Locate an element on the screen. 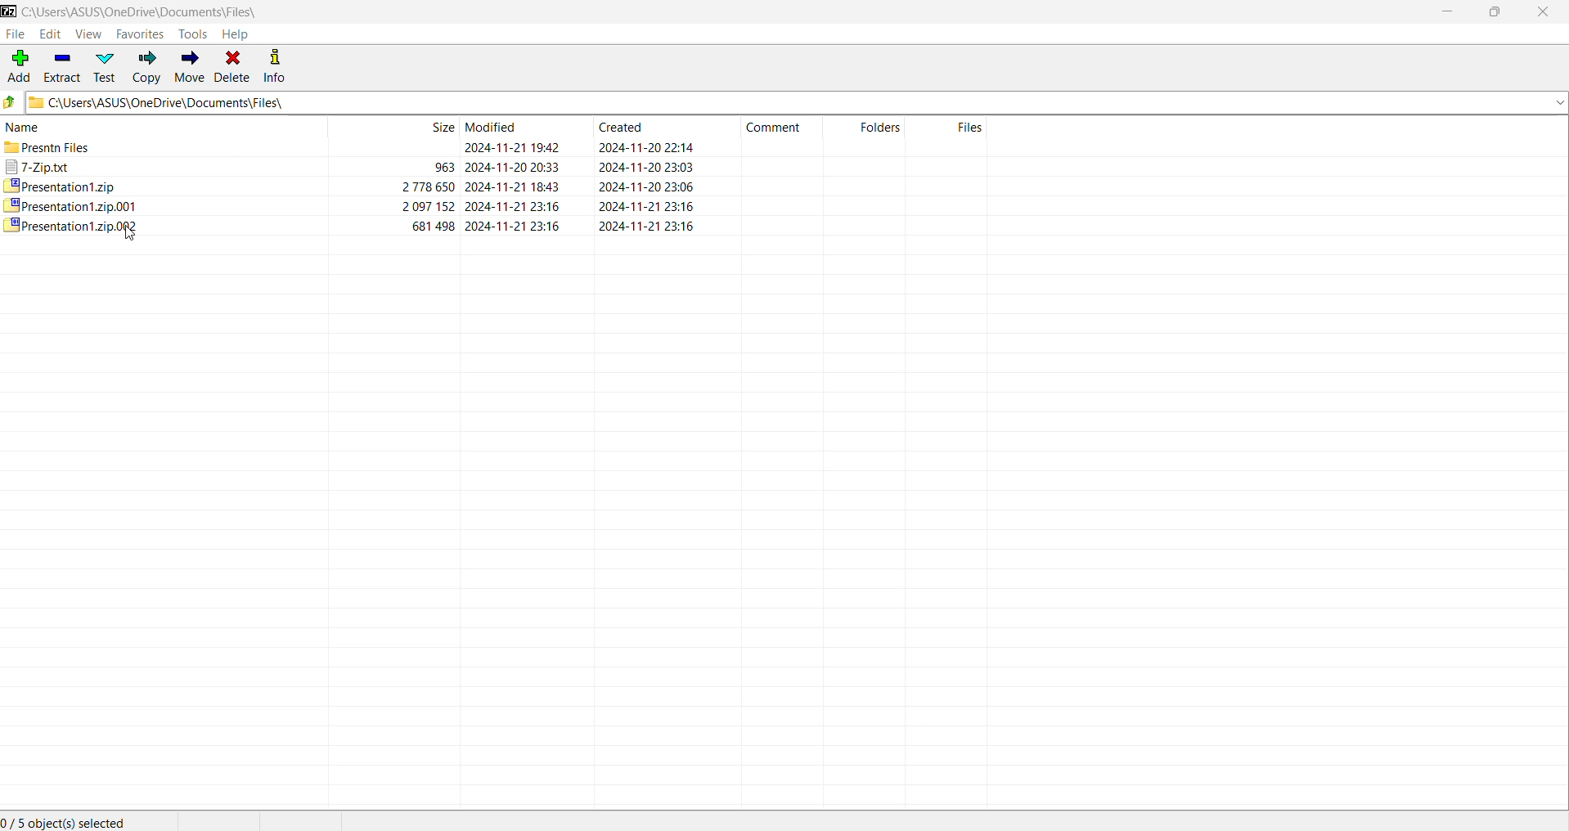 The height and width of the screenshot is (831, 1569). 0/ 5 obiect(s) selected is located at coordinates (70, 819).